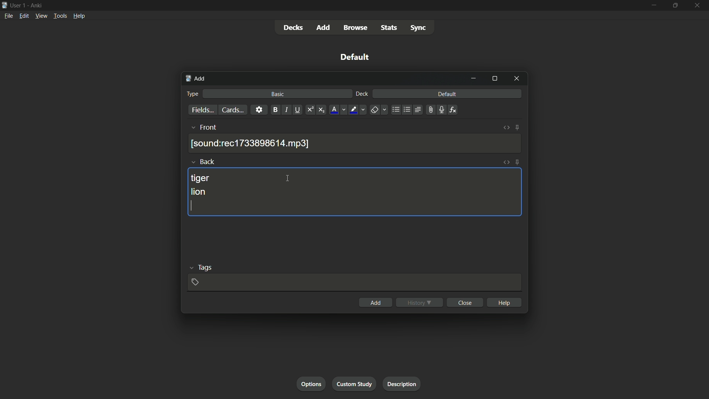  What do you see at coordinates (406, 110) in the screenshot?
I see `ordered list` at bounding box center [406, 110].